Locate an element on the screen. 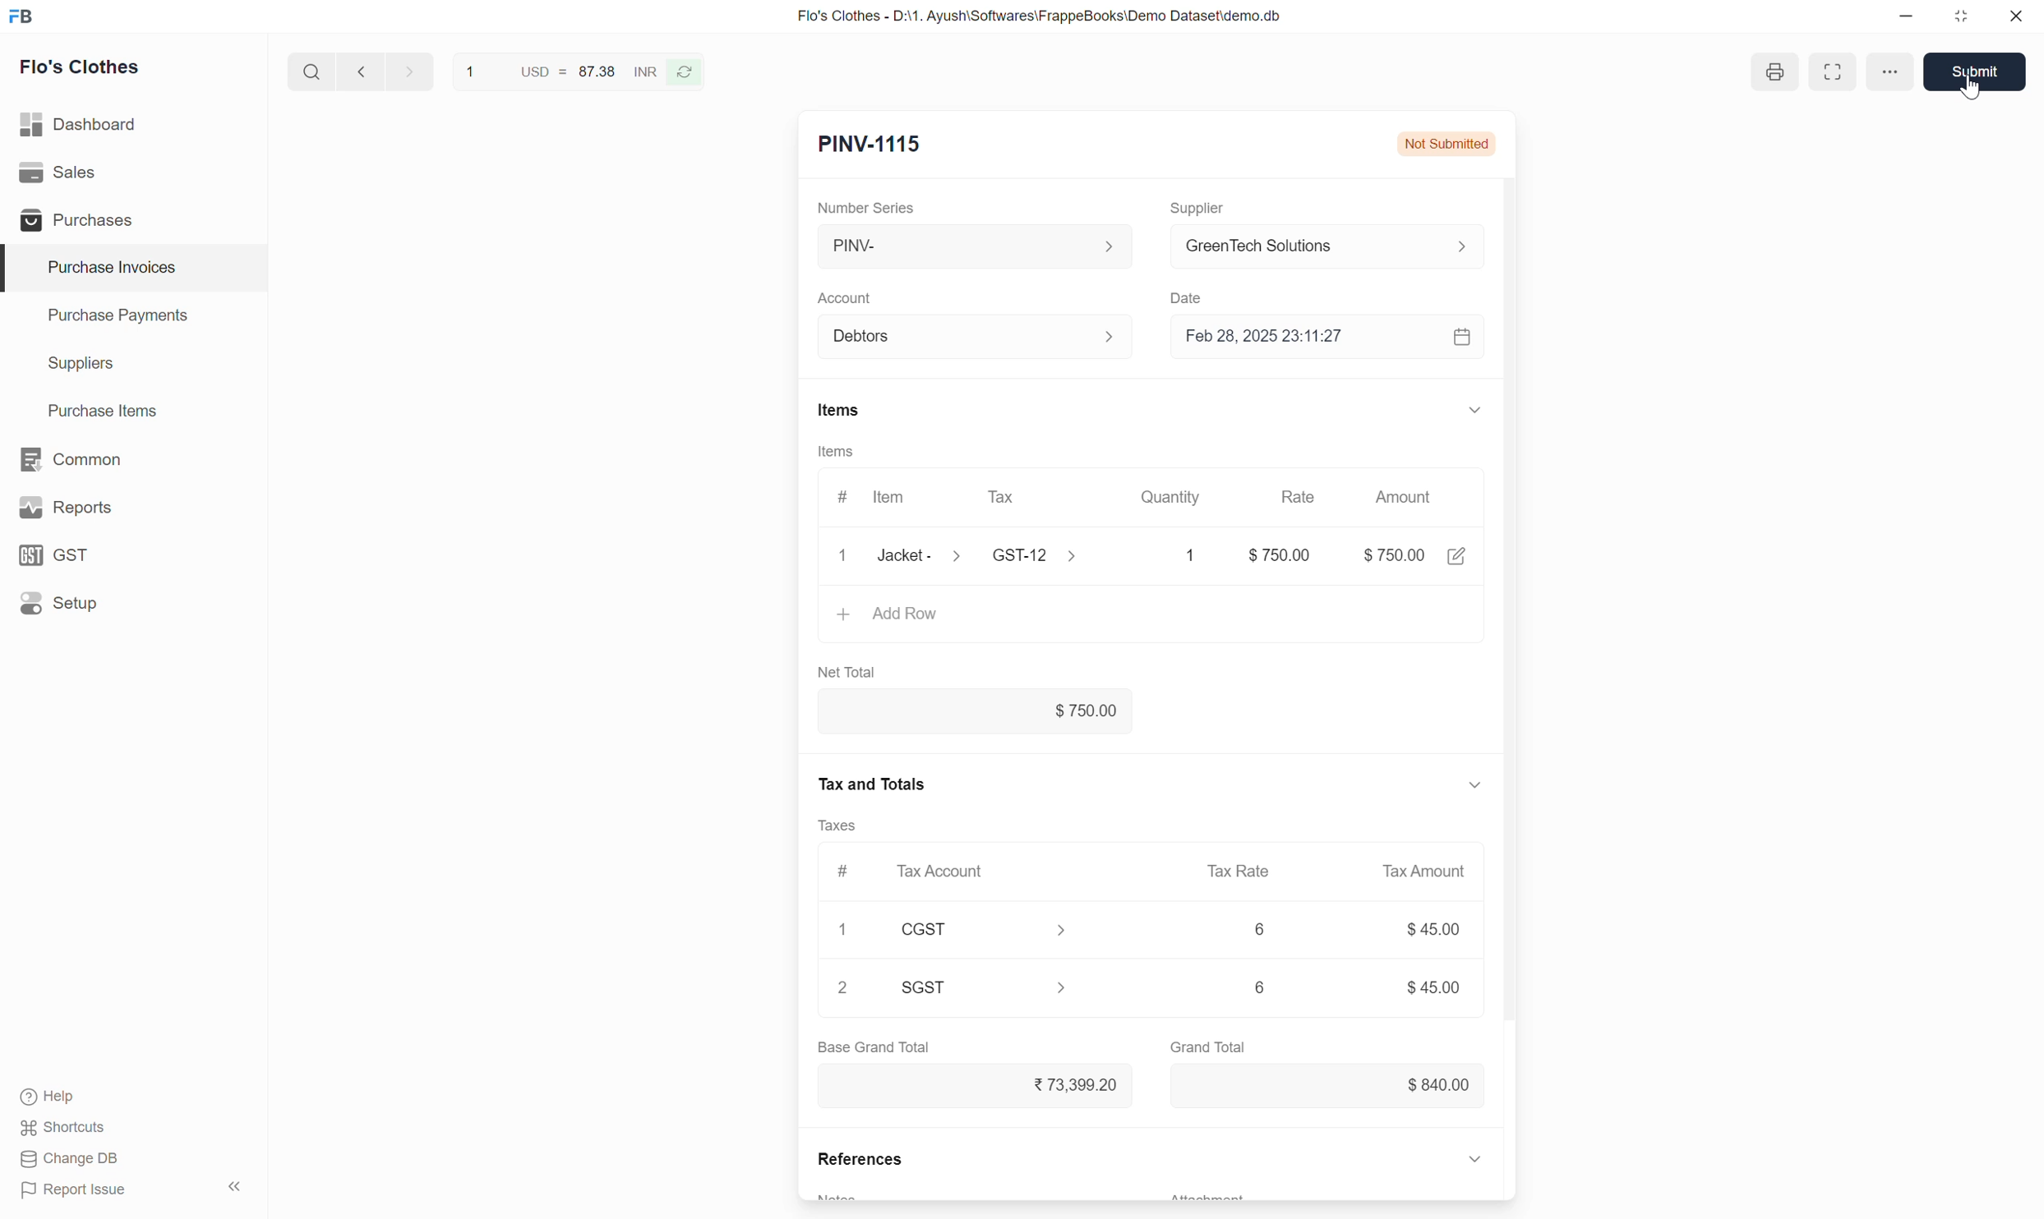 Image resolution: width=2044 pixels, height=1219 pixels. Cursor is located at coordinates (1970, 89).